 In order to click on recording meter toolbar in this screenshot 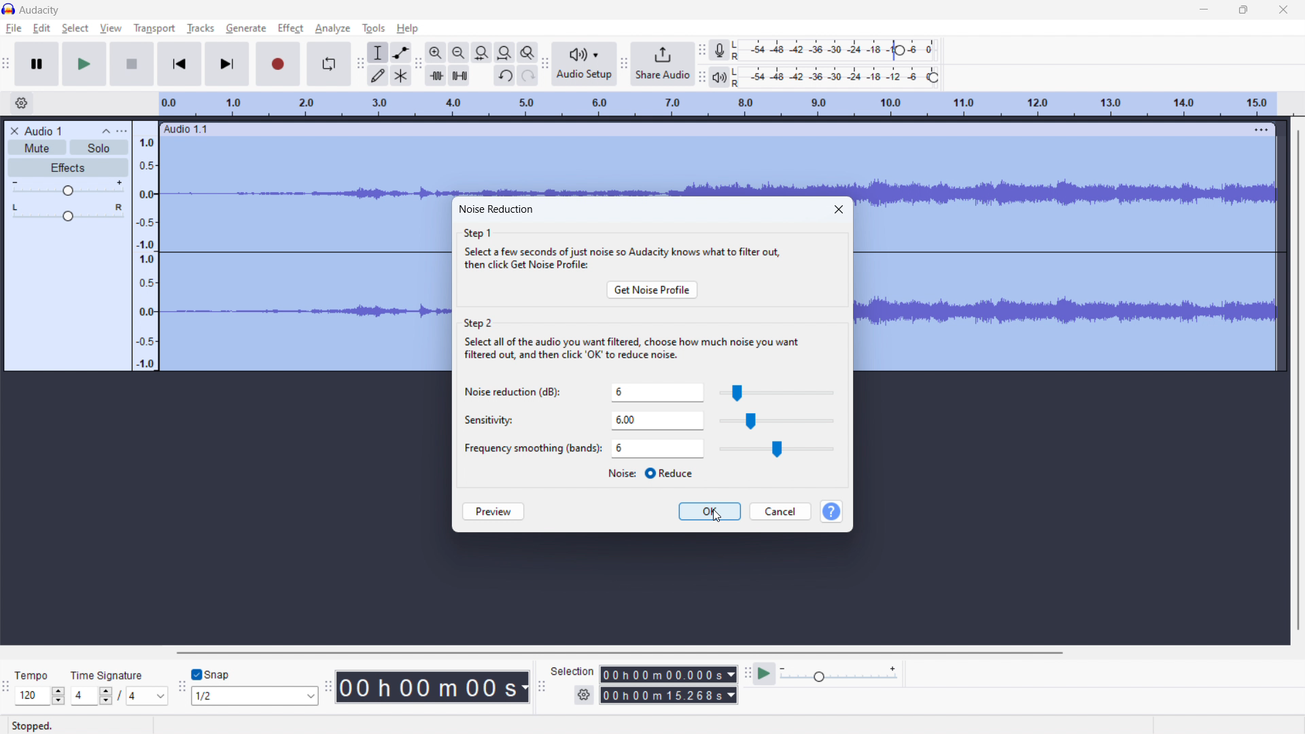, I will do `click(701, 50)`.